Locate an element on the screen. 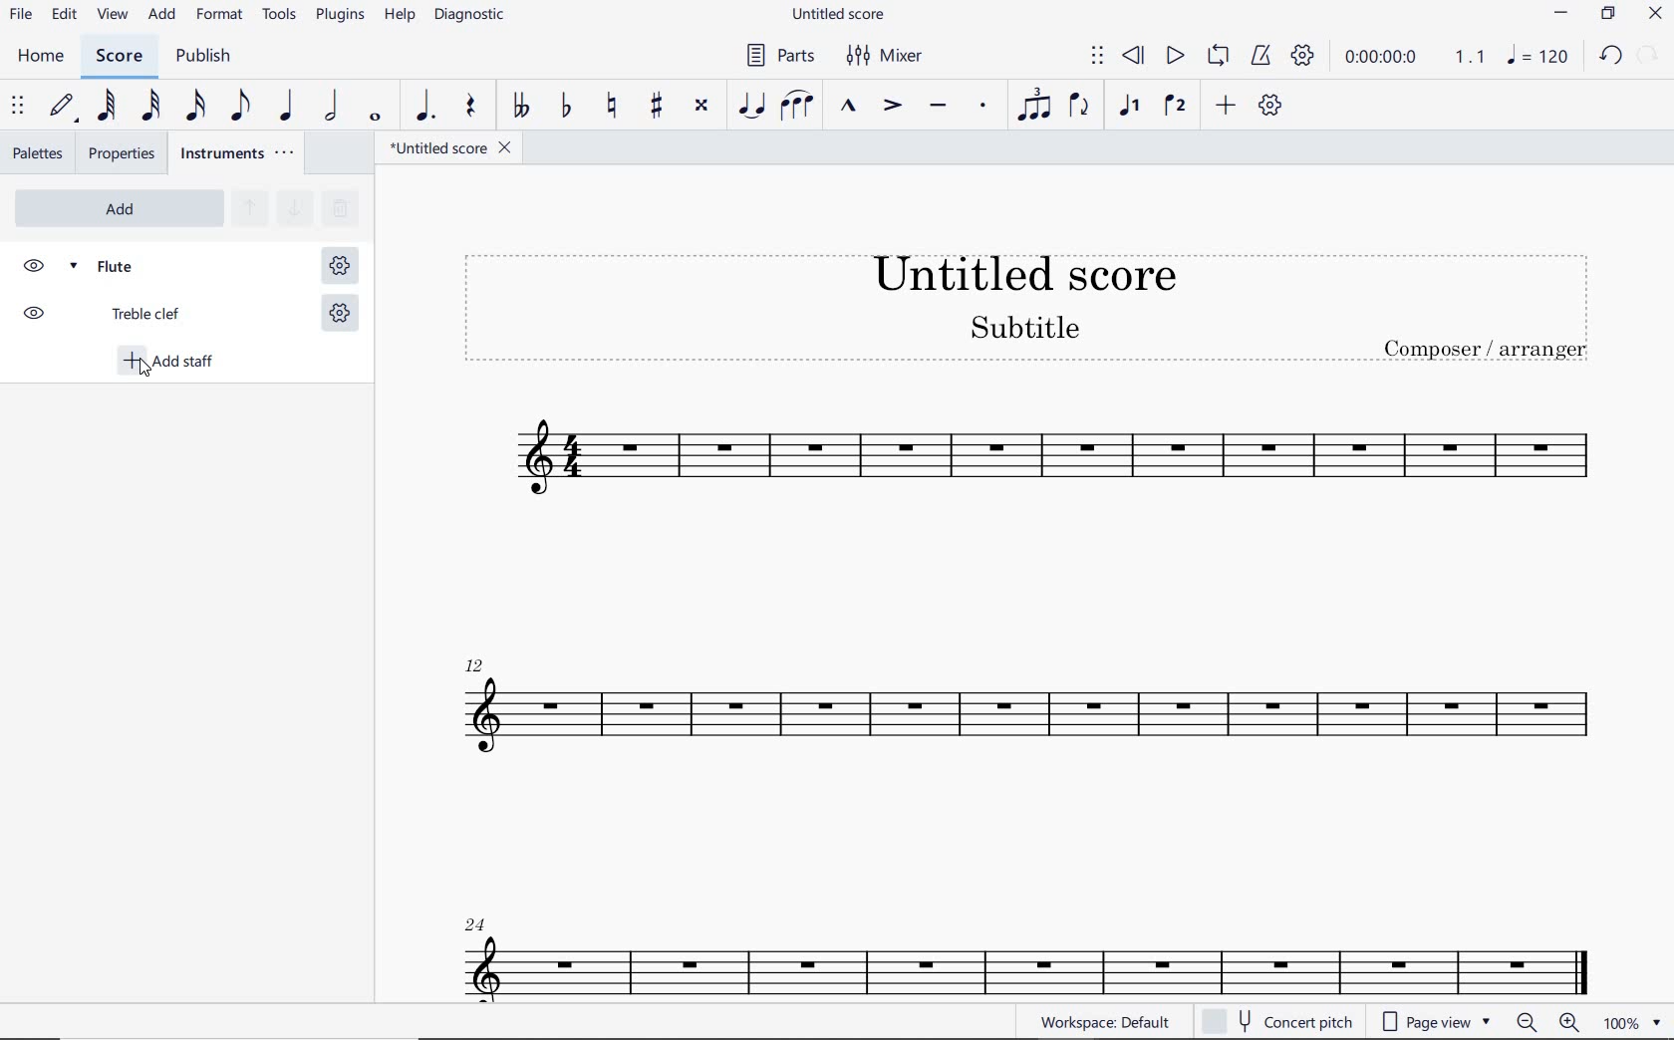 This screenshot has height=1040, width=1674. note is located at coordinates (1542, 55).